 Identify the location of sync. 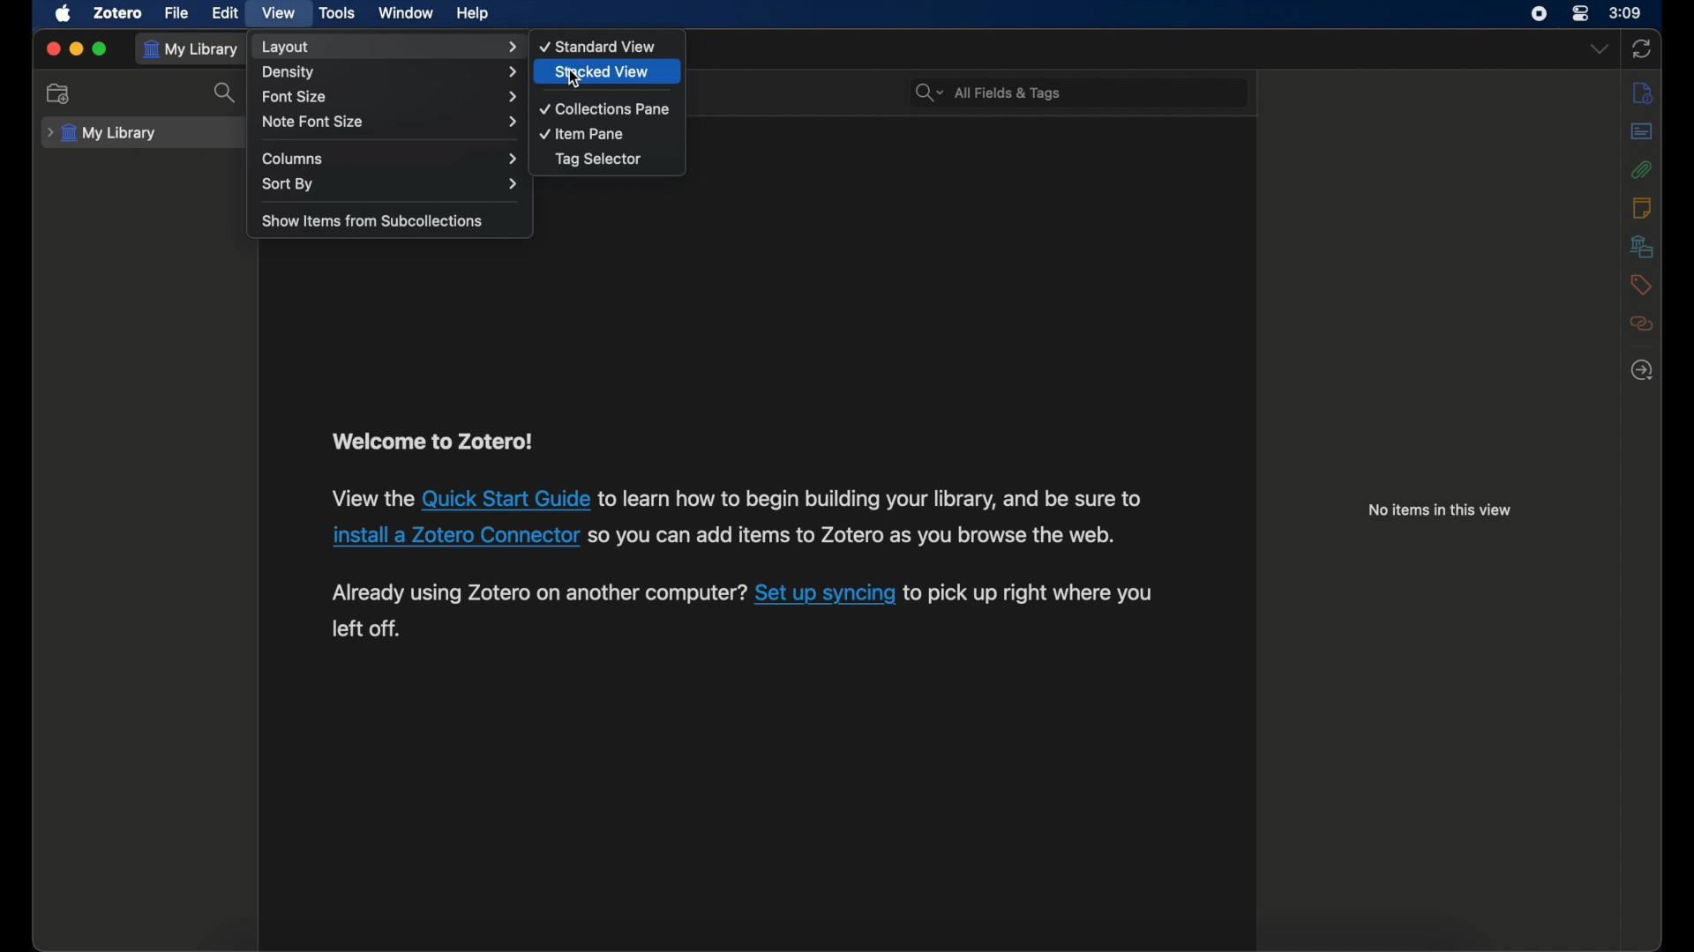
(1643, 49).